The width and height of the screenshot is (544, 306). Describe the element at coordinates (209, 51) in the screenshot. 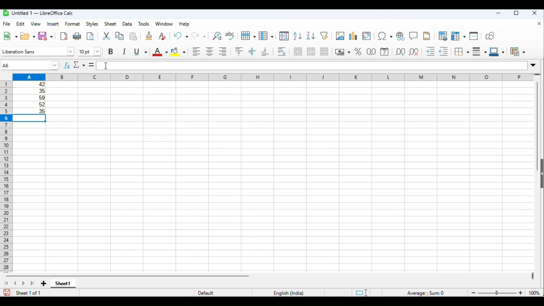

I see `align center` at that location.